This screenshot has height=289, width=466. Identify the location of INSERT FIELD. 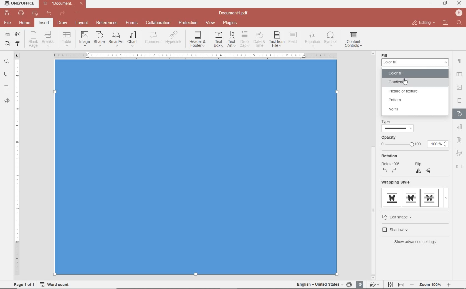
(293, 38).